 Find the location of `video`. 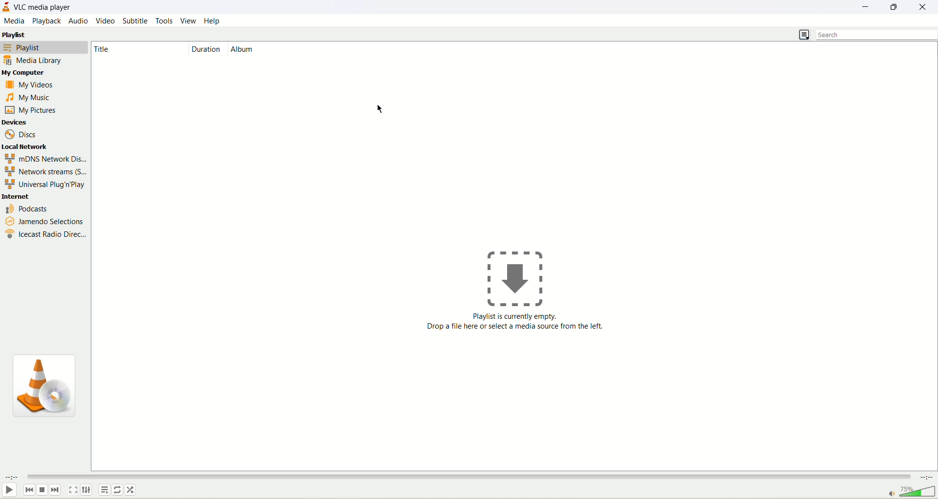

video is located at coordinates (105, 21).